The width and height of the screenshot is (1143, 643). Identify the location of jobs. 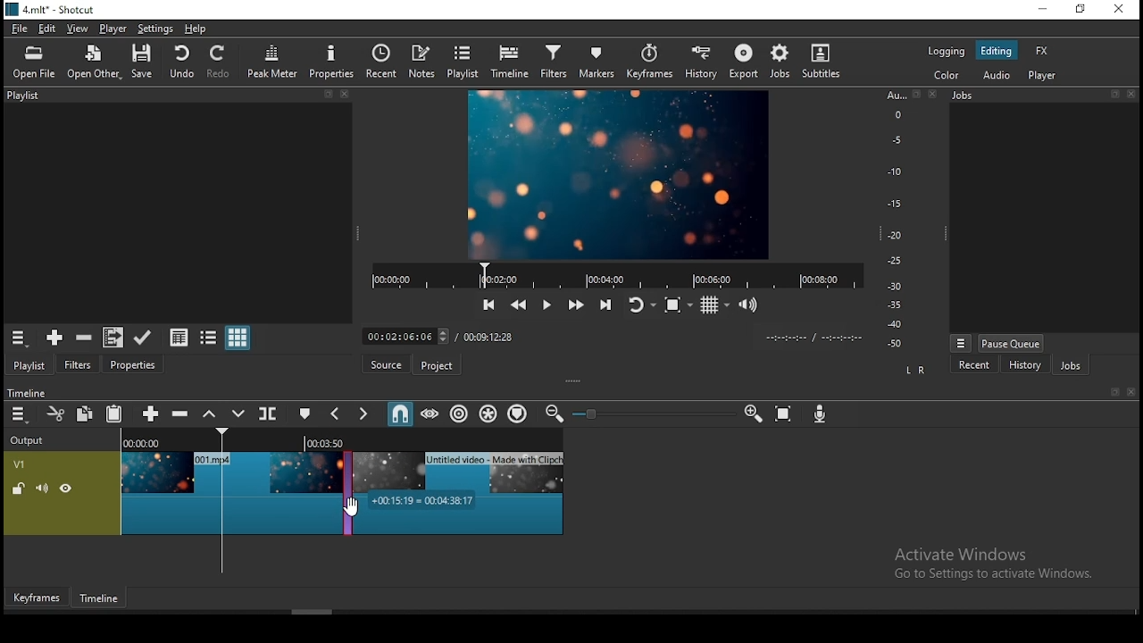
(778, 62).